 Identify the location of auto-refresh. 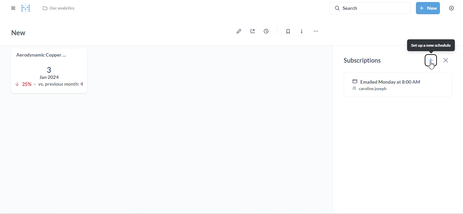
(266, 31).